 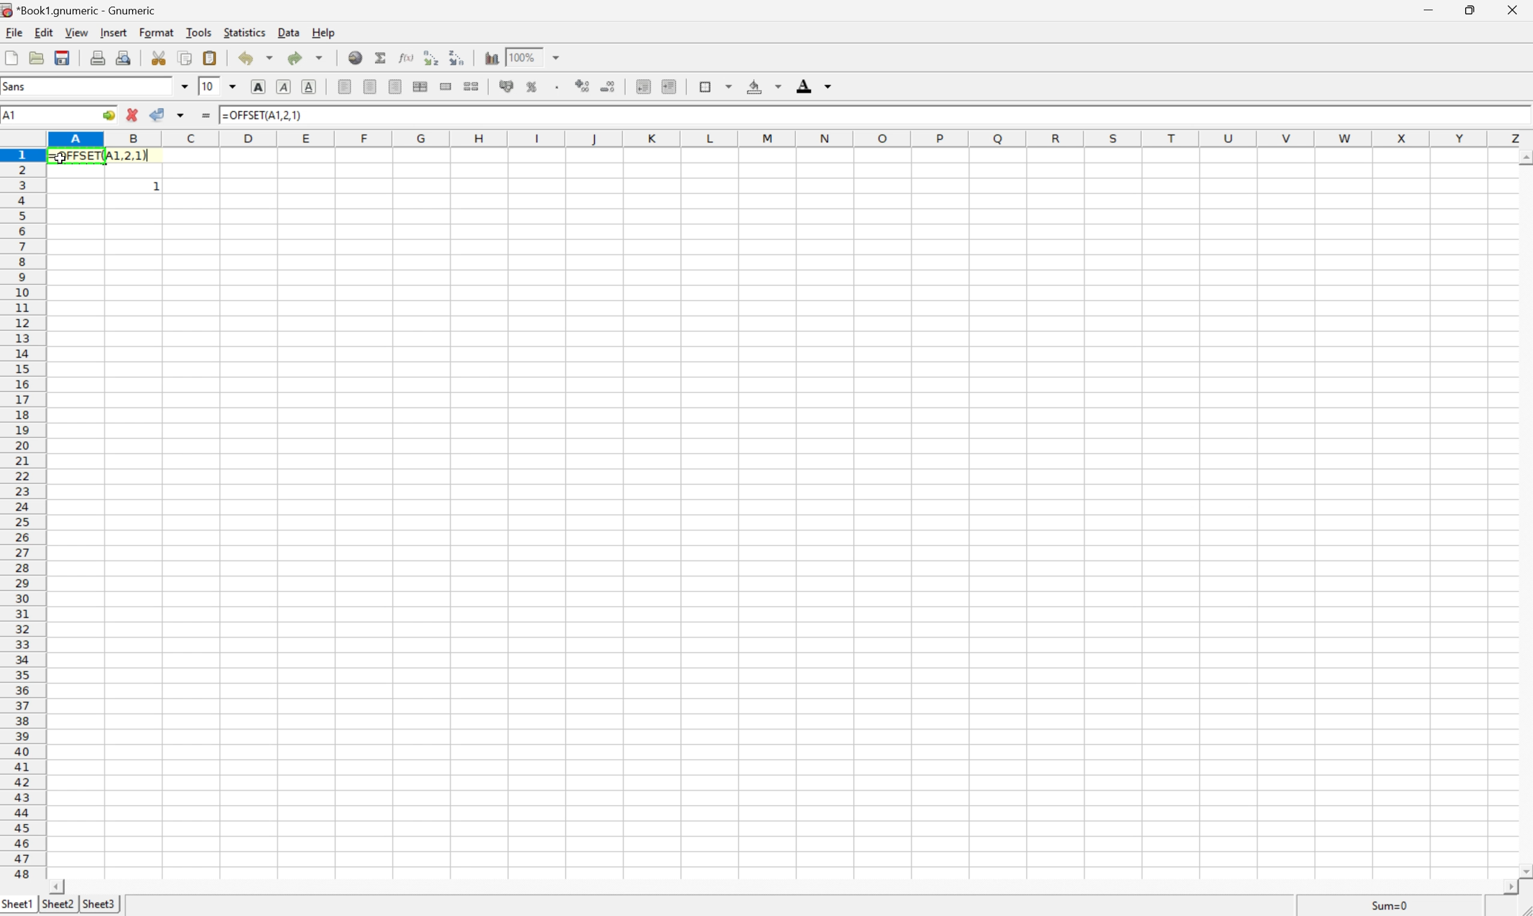 What do you see at coordinates (209, 115) in the screenshot?
I see `enter formula` at bounding box center [209, 115].